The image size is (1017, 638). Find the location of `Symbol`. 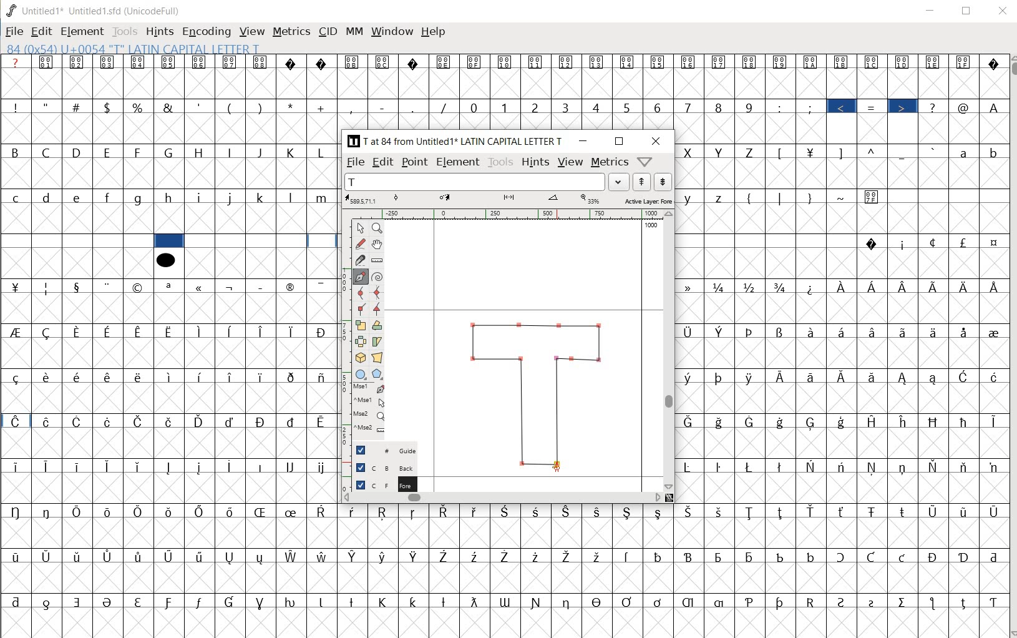

Symbol is located at coordinates (231, 331).